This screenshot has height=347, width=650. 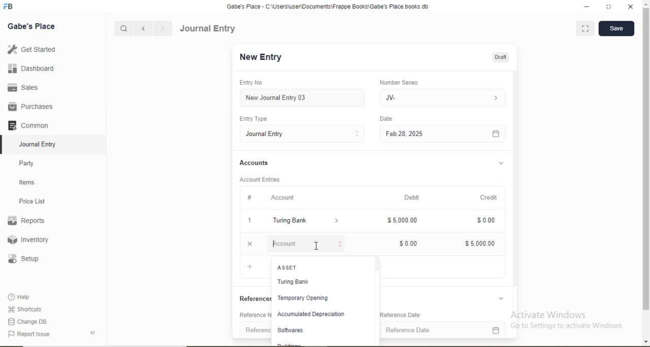 I want to click on ‘Gabe's Place - C:\Users\useriDocuments\Frappe Books\Gabe's Place books db, so click(x=331, y=7).